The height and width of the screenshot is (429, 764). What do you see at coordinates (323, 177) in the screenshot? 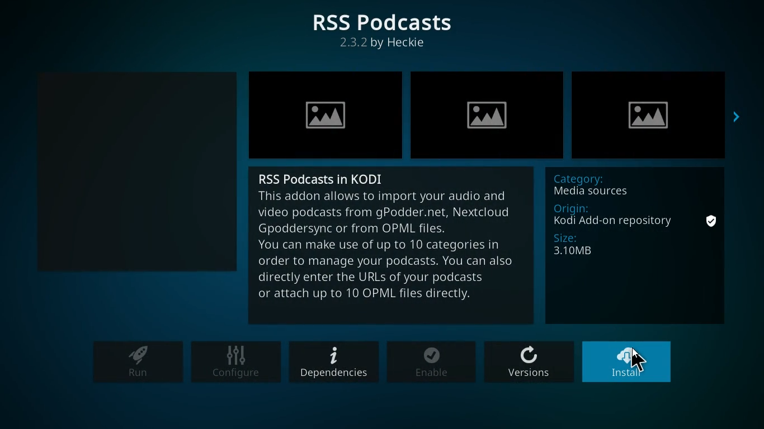
I see `podcast name` at bounding box center [323, 177].